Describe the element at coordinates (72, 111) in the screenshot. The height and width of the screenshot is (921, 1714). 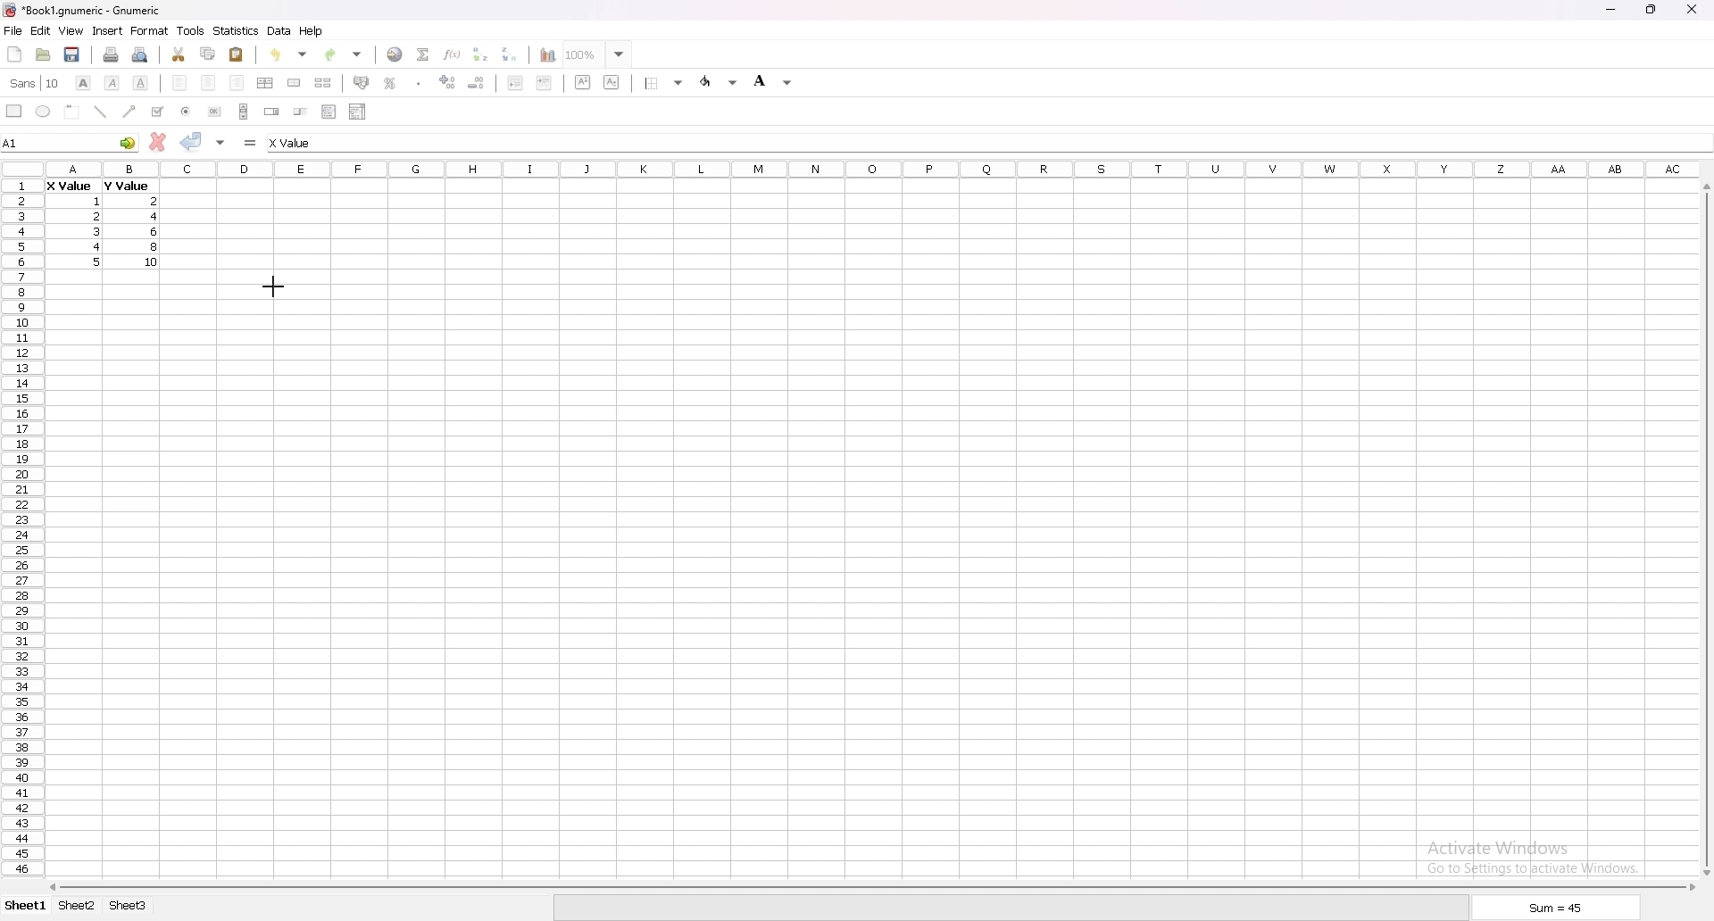
I see `frame` at that location.